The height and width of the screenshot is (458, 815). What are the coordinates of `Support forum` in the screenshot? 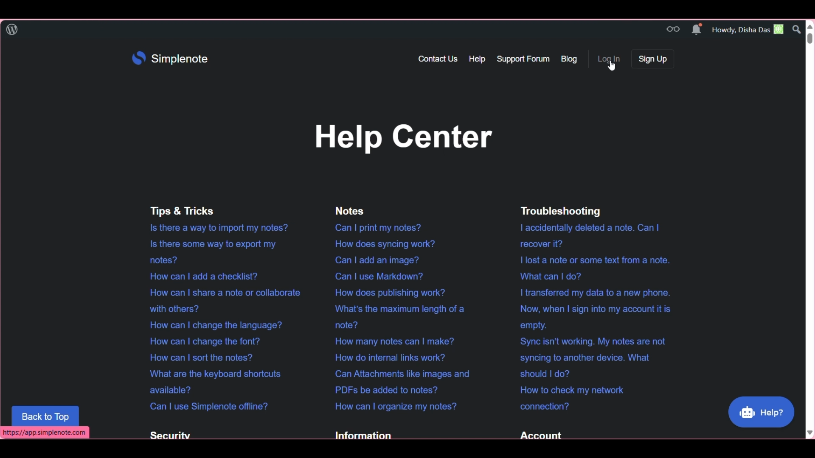 It's located at (523, 59).